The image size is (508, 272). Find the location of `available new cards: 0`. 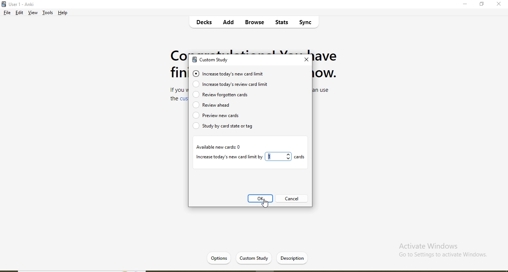

available new cards: 0 is located at coordinates (218, 147).